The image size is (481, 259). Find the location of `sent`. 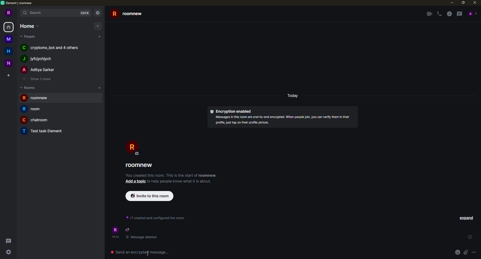

sent is located at coordinates (469, 237).